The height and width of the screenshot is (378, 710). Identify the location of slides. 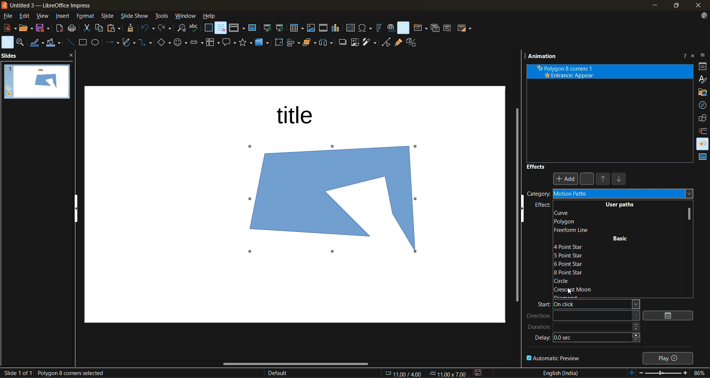
(11, 55).